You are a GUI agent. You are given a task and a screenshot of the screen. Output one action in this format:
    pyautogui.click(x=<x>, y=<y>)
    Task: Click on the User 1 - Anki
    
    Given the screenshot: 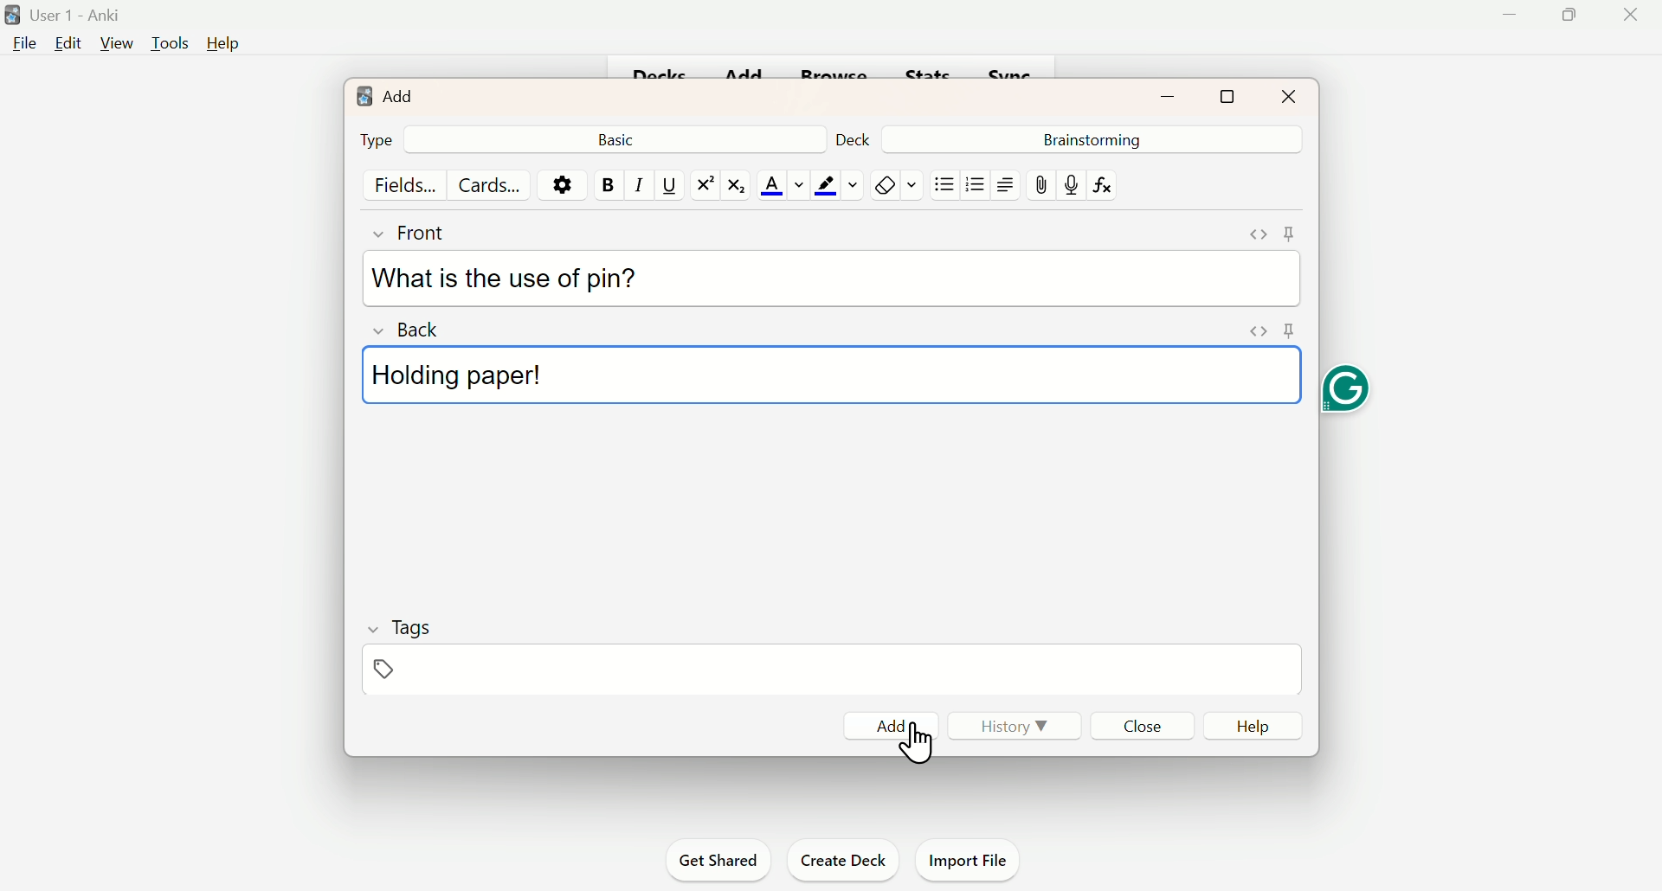 What is the action you would take?
    pyautogui.click(x=66, y=17)
    